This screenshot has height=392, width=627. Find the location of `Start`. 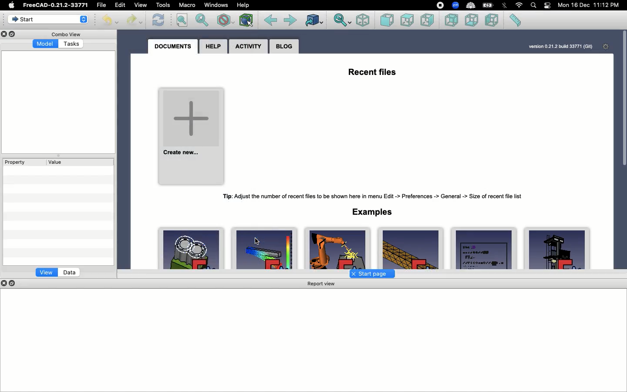

Start is located at coordinates (49, 20).